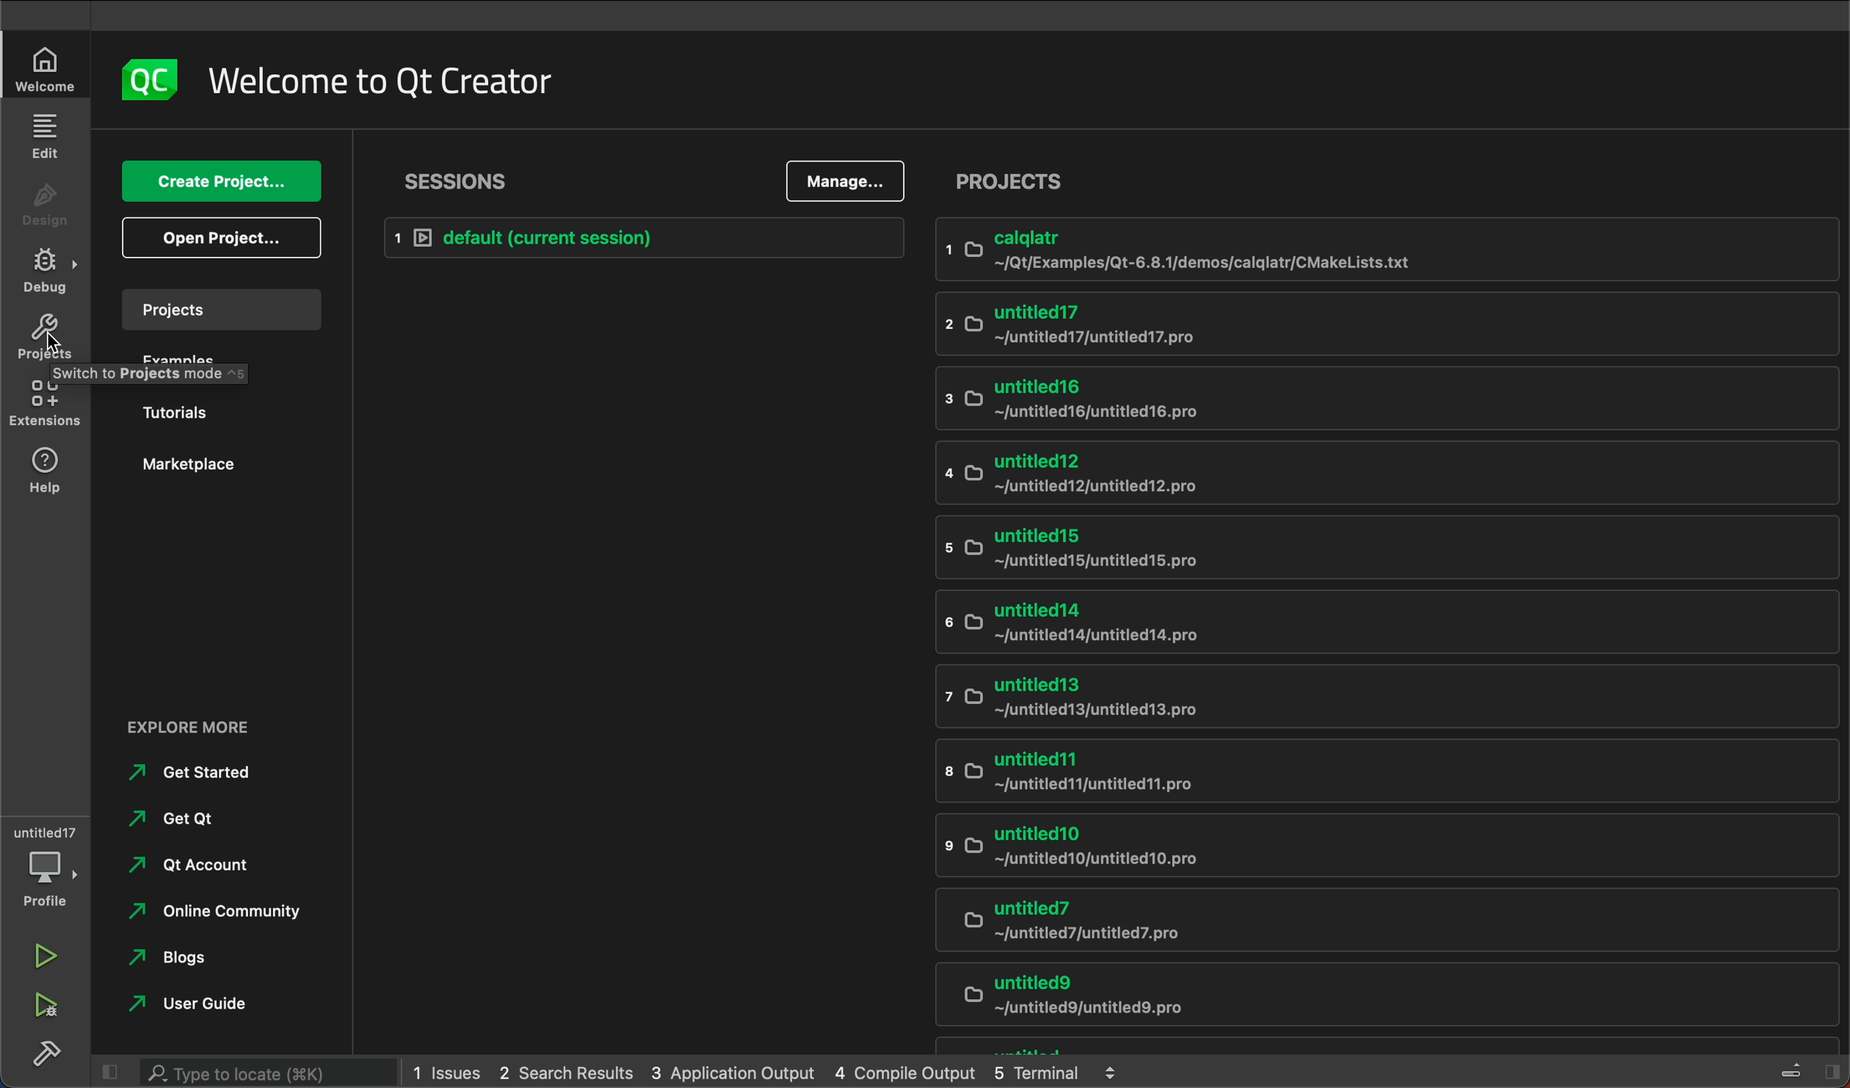 The height and width of the screenshot is (1088, 1850). What do you see at coordinates (1383, 324) in the screenshot?
I see `untitled17` at bounding box center [1383, 324].